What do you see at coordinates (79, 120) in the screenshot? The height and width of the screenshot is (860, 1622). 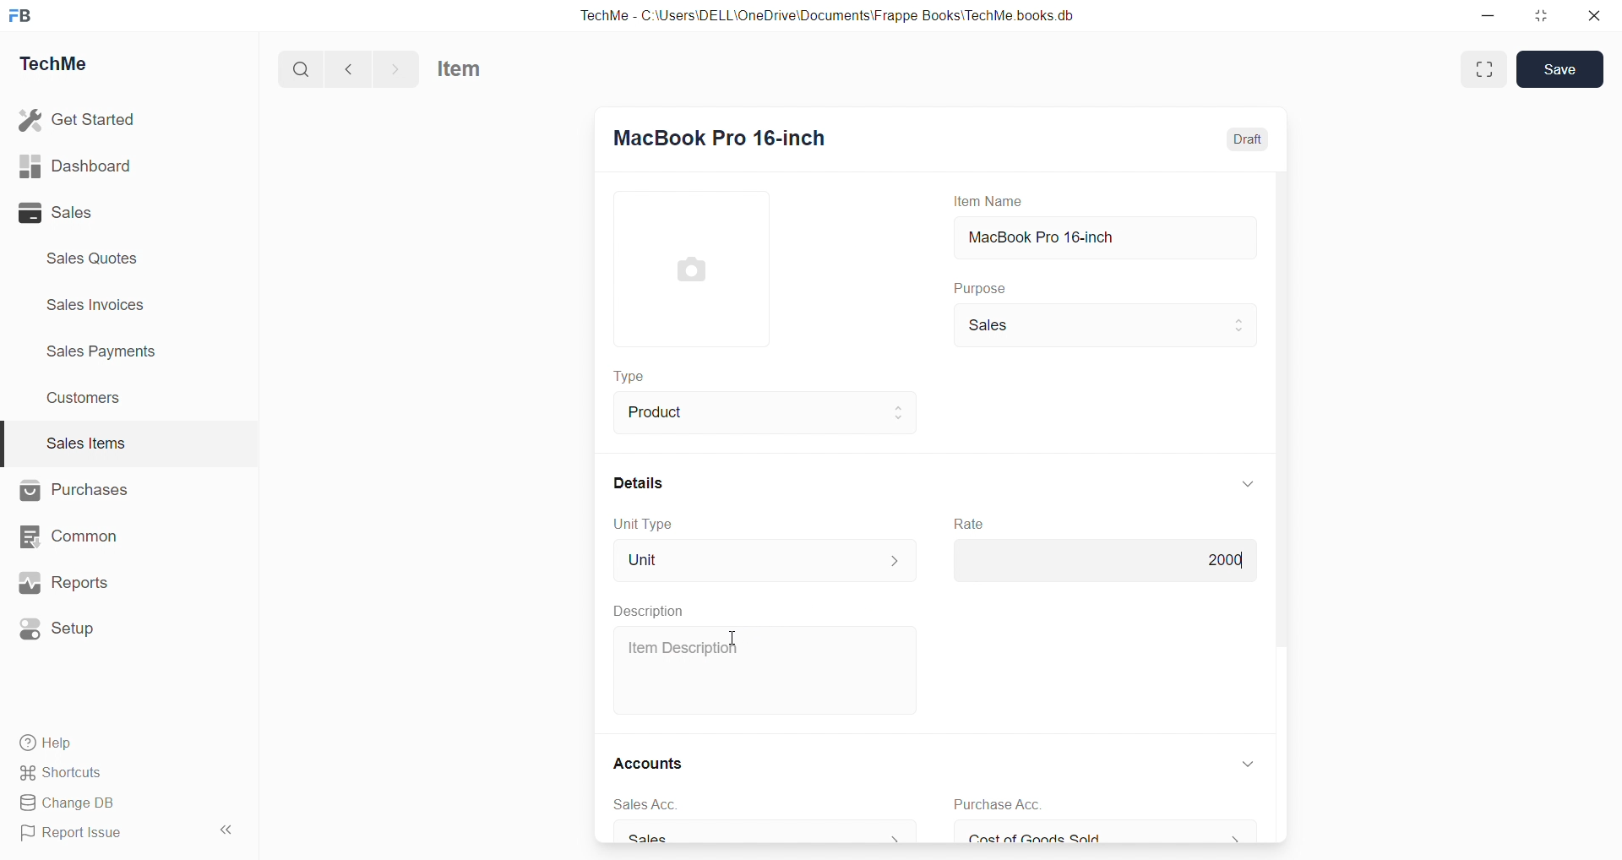 I see `Get Started` at bounding box center [79, 120].